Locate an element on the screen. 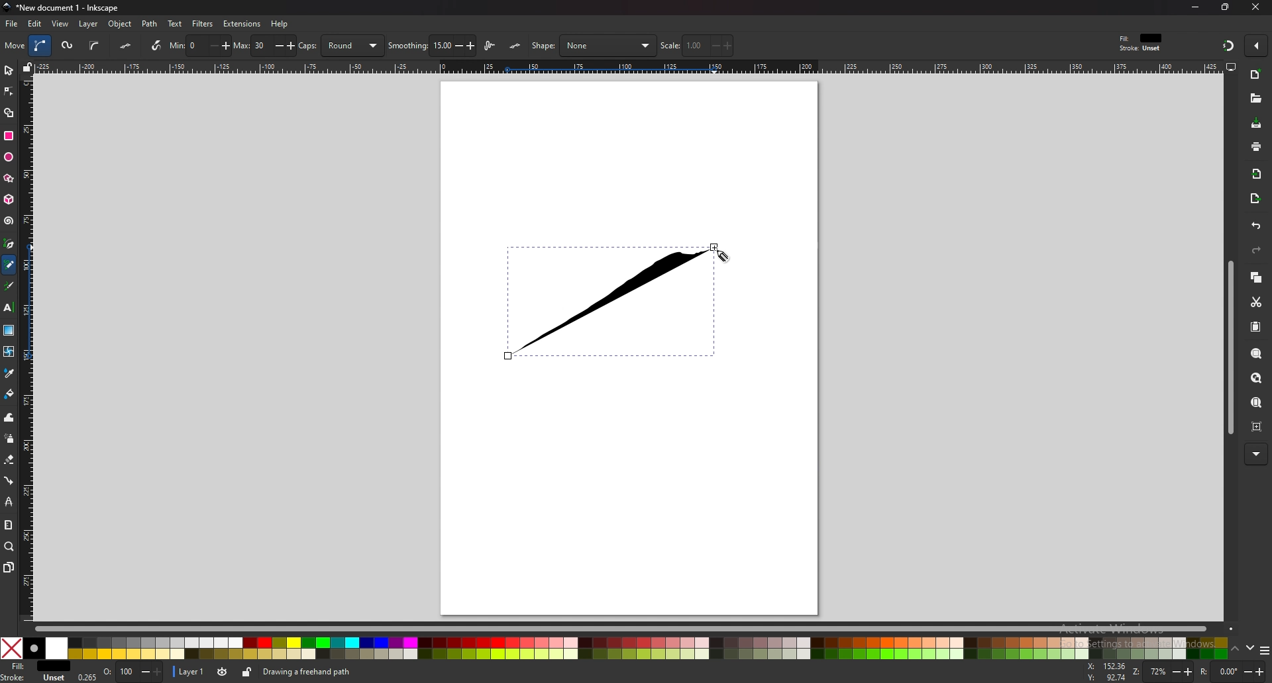 The height and width of the screenshot is (683, 1272). lock guides is located at coordinates (27, 66).